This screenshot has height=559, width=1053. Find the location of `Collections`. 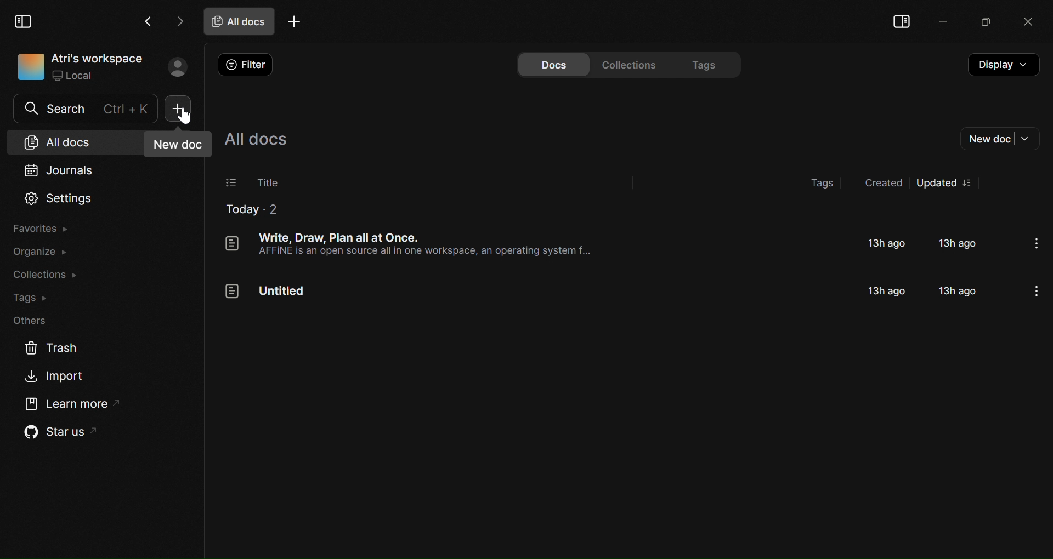

Collections is located at coordinates (633, 64).